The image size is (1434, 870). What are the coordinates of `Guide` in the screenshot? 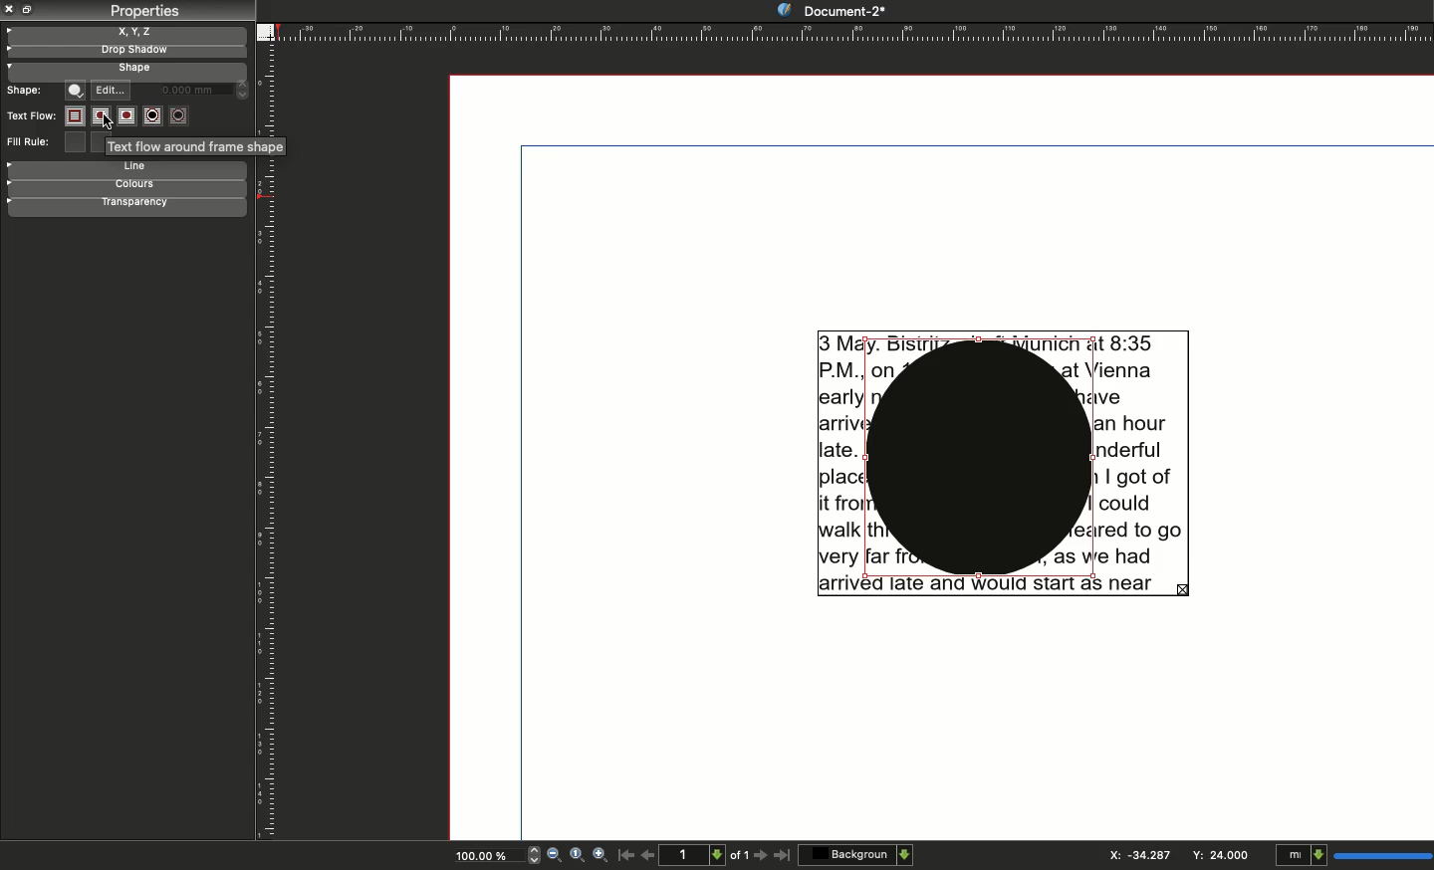 It's located at (9, 31).